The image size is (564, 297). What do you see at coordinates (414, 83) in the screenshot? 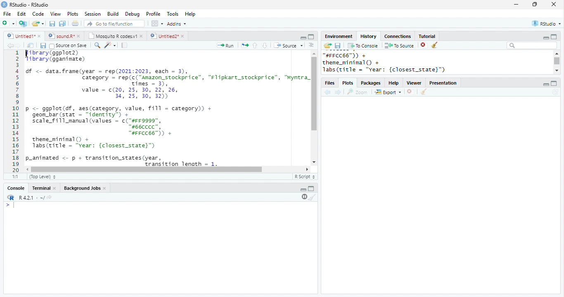
I see `Viewer` at bounding box center [414, 83].